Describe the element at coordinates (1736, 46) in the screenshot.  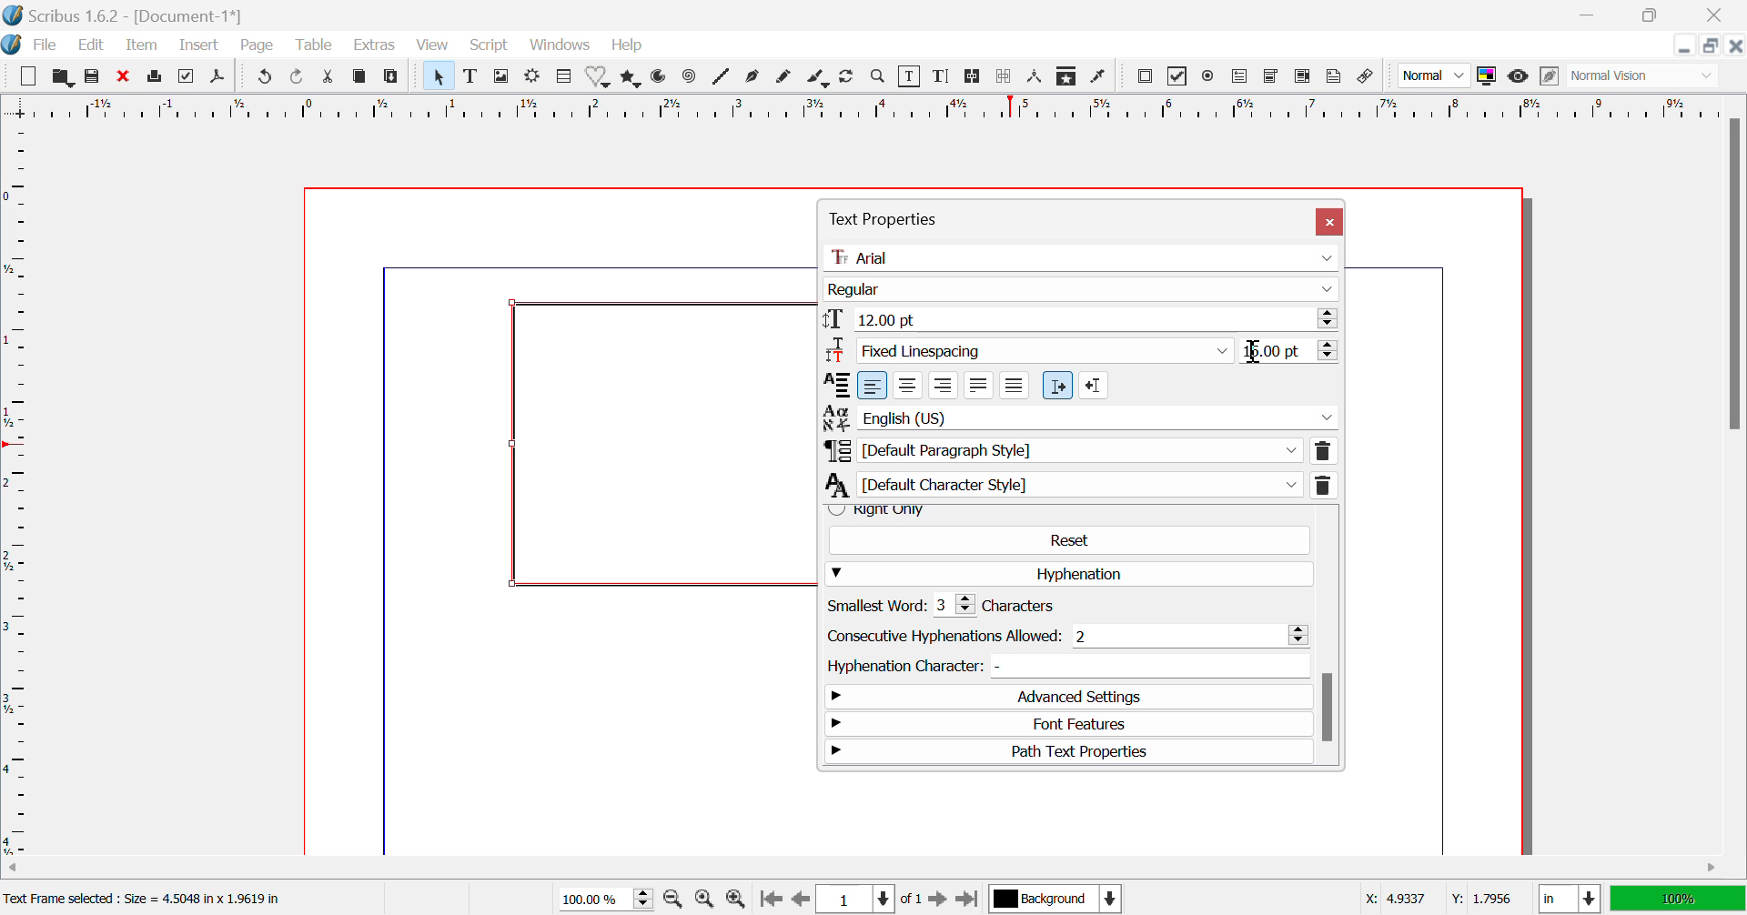
I see `Close` at that location.